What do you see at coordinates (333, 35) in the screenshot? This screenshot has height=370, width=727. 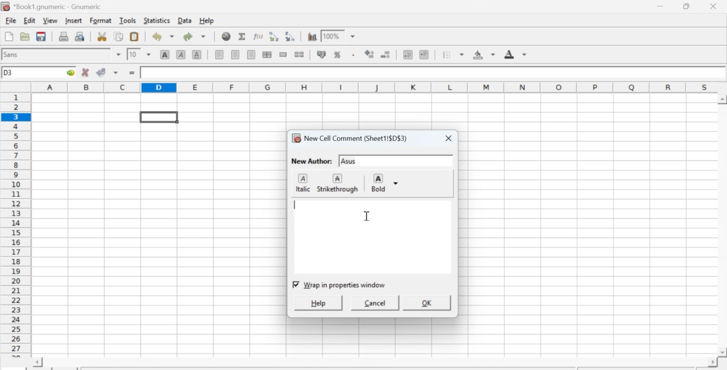 I see `Zoom` at bounding box center [333, 35].